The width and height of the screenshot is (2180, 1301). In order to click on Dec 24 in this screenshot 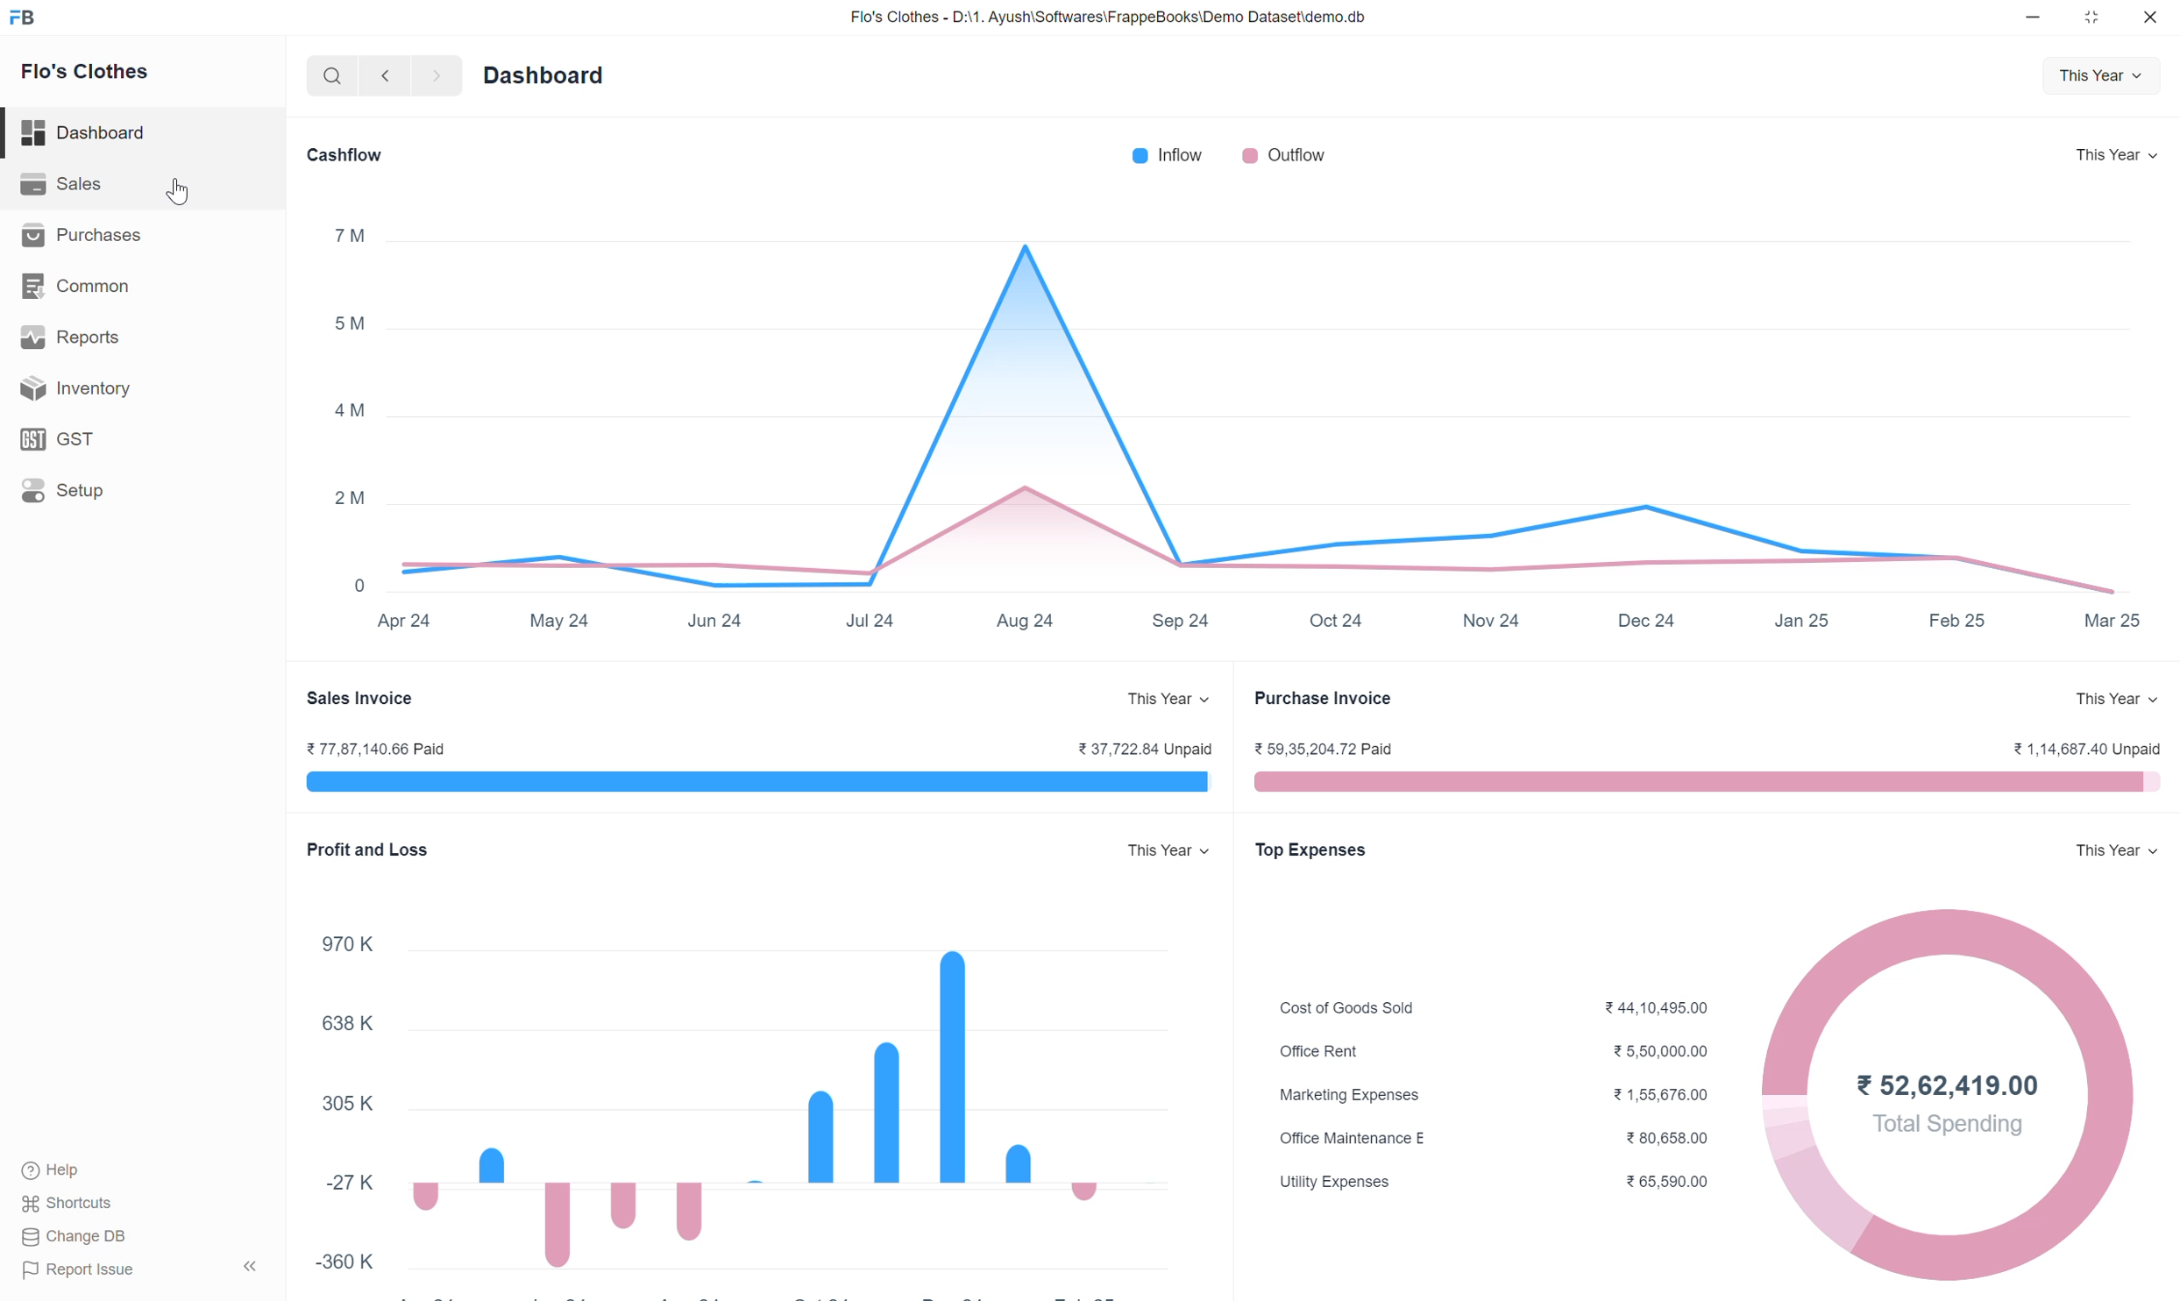, I will do `click(1644, 620)`.